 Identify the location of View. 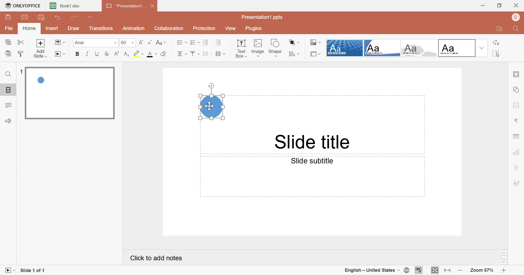
(233, 29).